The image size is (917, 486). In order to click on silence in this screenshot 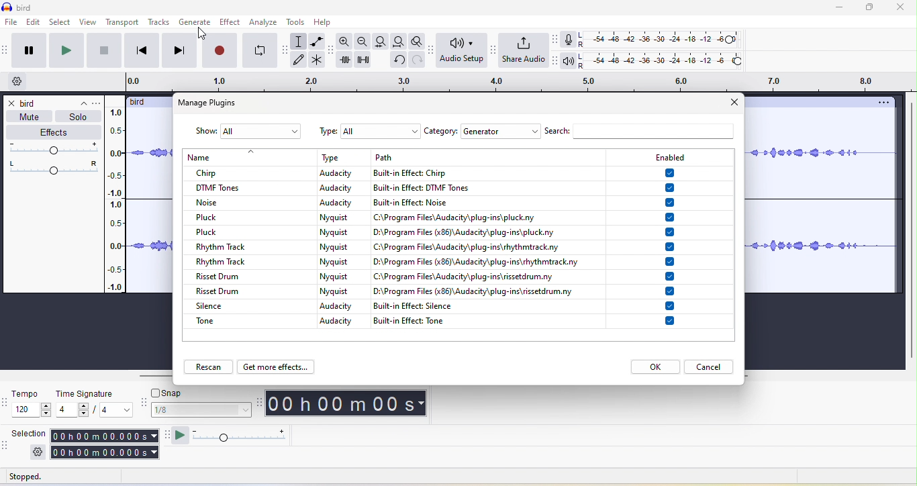, I will do `click(224, 305)`.